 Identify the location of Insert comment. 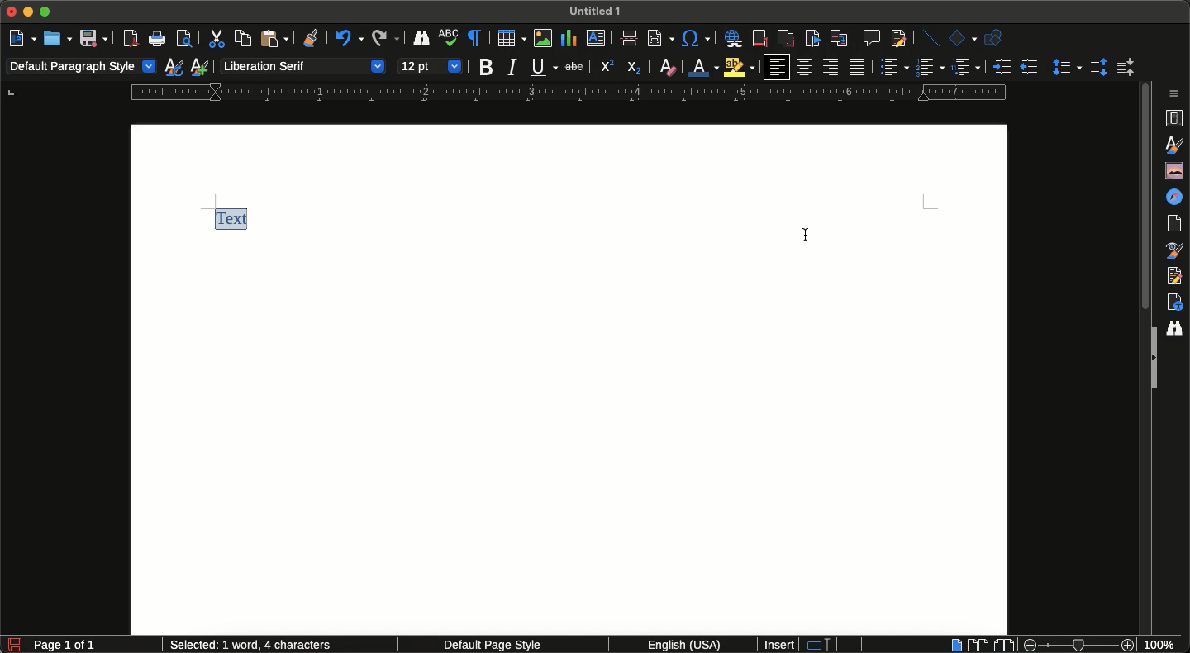
(870, 37).